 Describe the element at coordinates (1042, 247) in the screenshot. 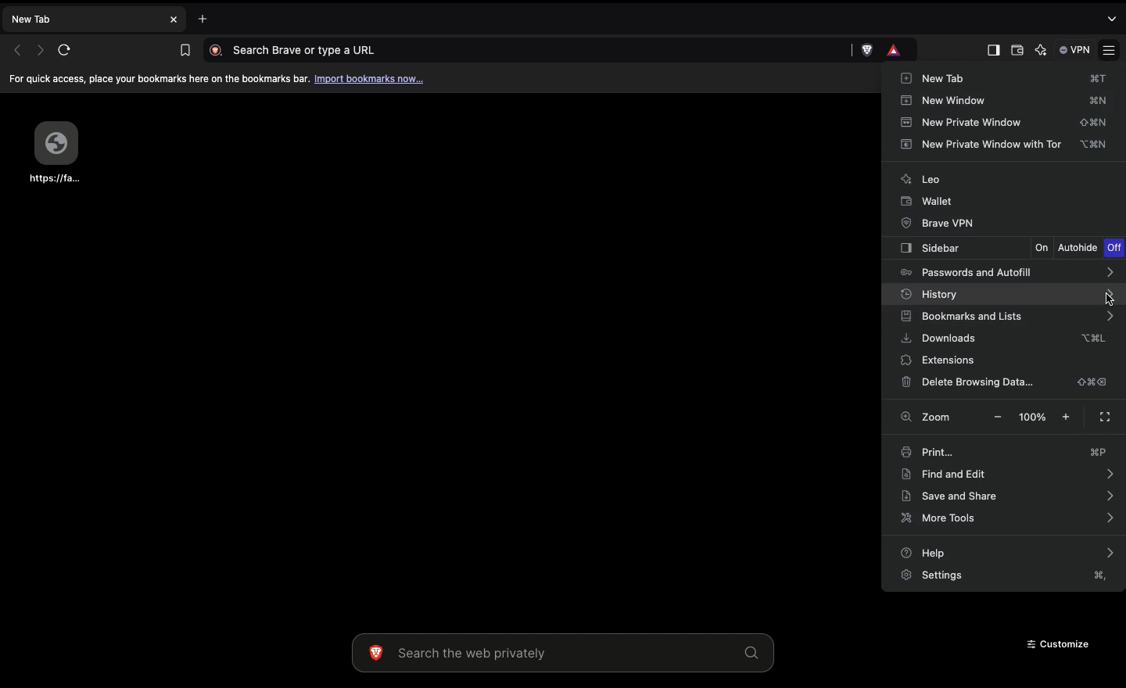

I see `On` at that location.